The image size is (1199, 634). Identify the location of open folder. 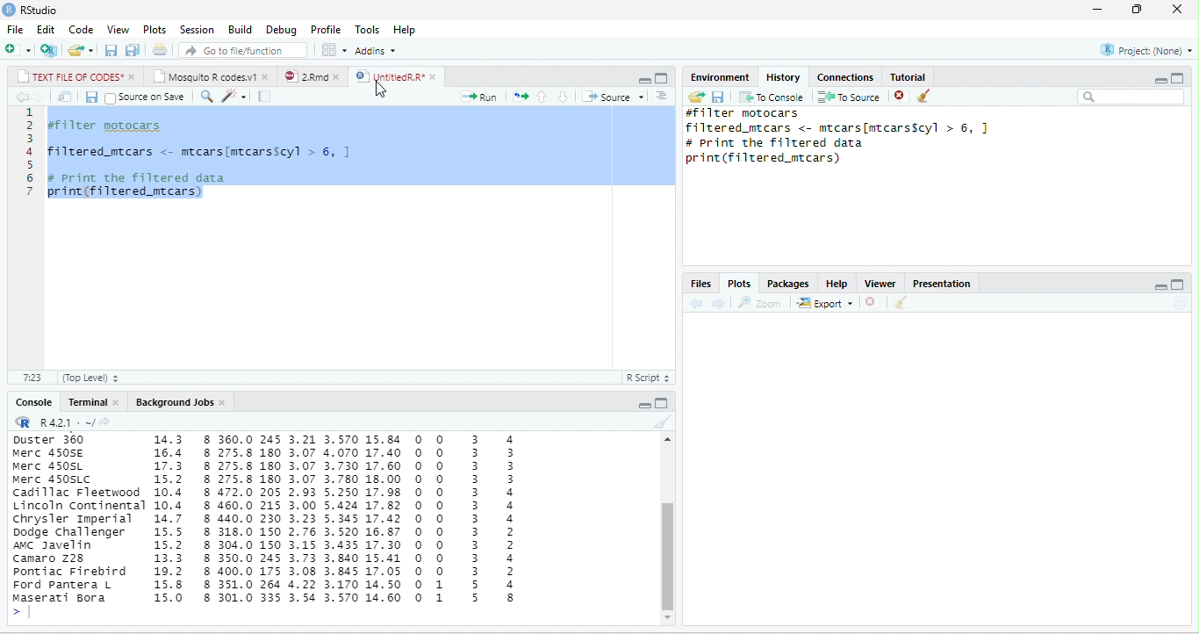
(696, 97).